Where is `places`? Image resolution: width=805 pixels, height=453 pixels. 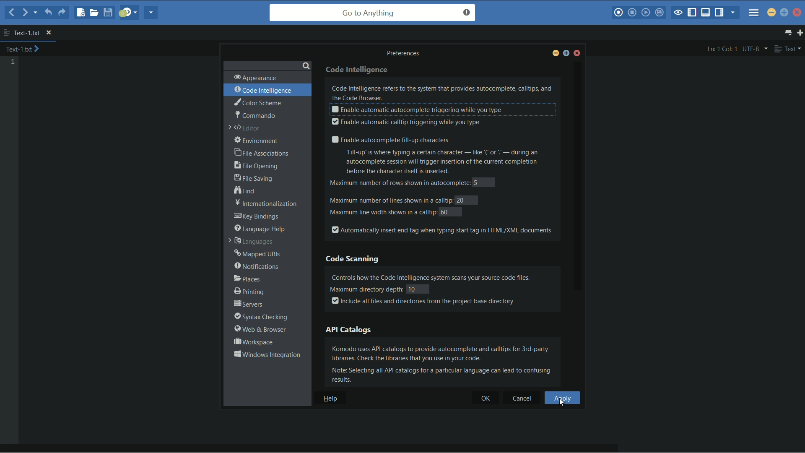 places is located at coordinates (247, 279).